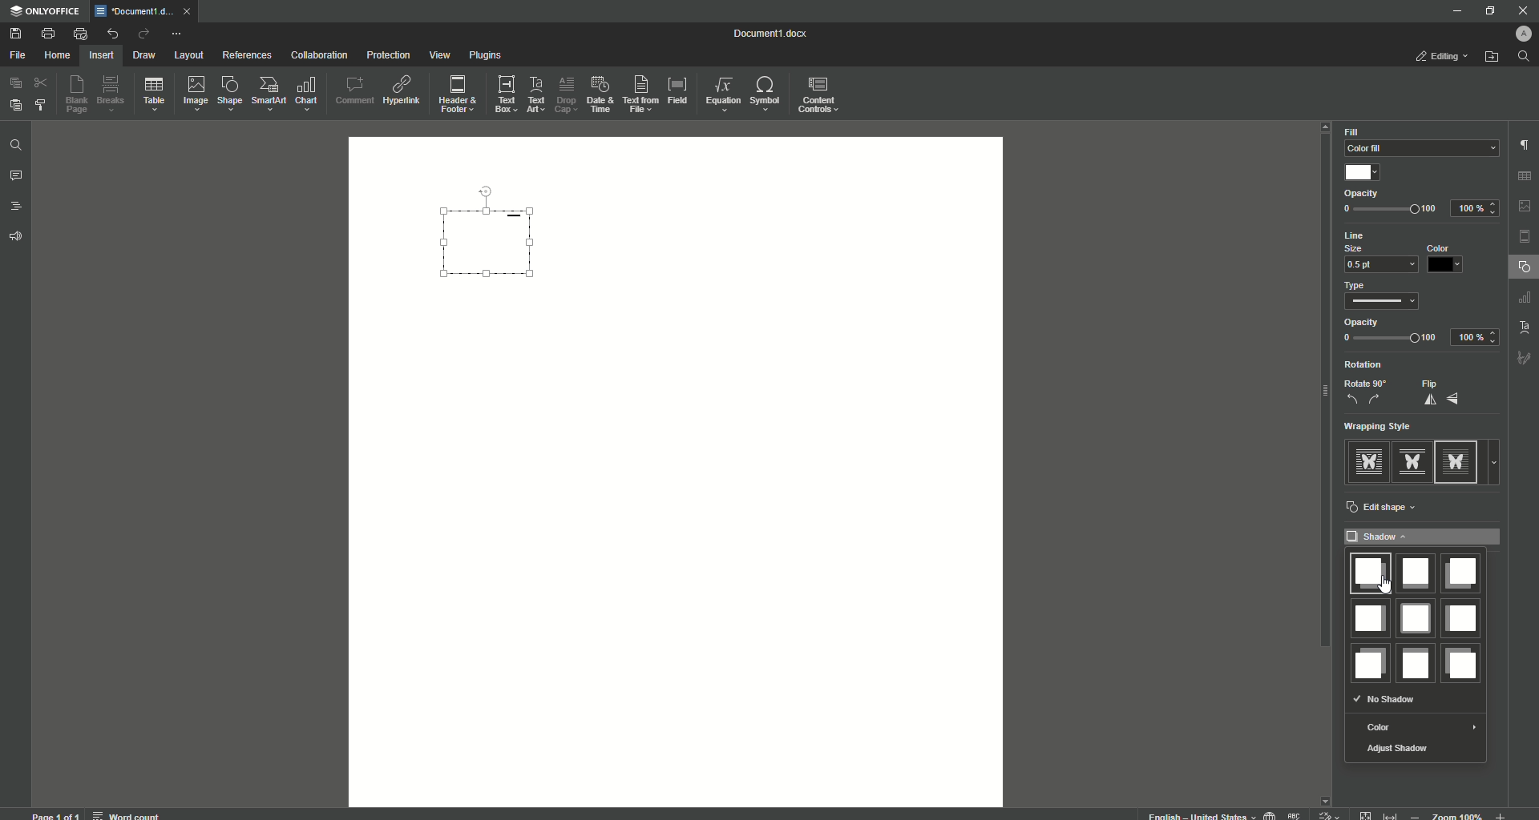  Describe the element at coordinates (821, 97) in the screenshot. I see `Content Controls` at that location.